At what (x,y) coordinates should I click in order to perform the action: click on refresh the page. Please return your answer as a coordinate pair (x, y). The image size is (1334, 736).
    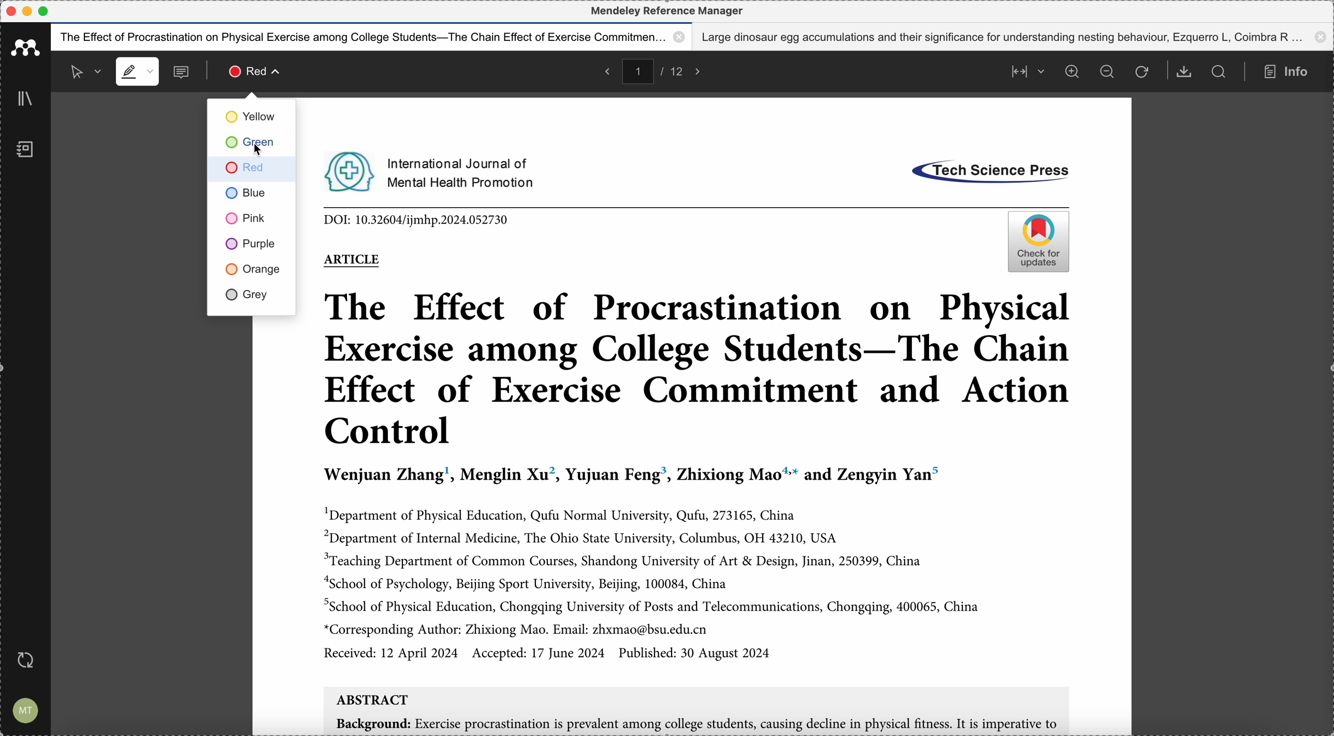
    Looking at the image, I should click on (1141, 73).